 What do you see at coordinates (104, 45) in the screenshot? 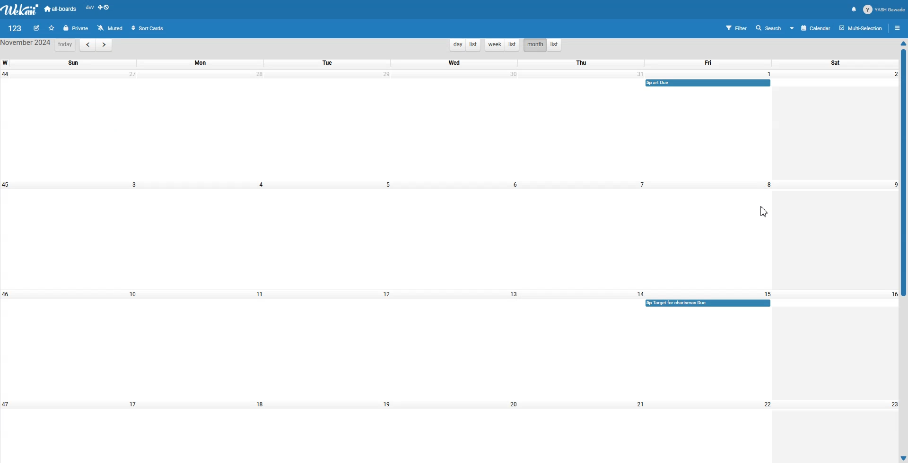
I see `Next Month` at bounding box center [104, 45].